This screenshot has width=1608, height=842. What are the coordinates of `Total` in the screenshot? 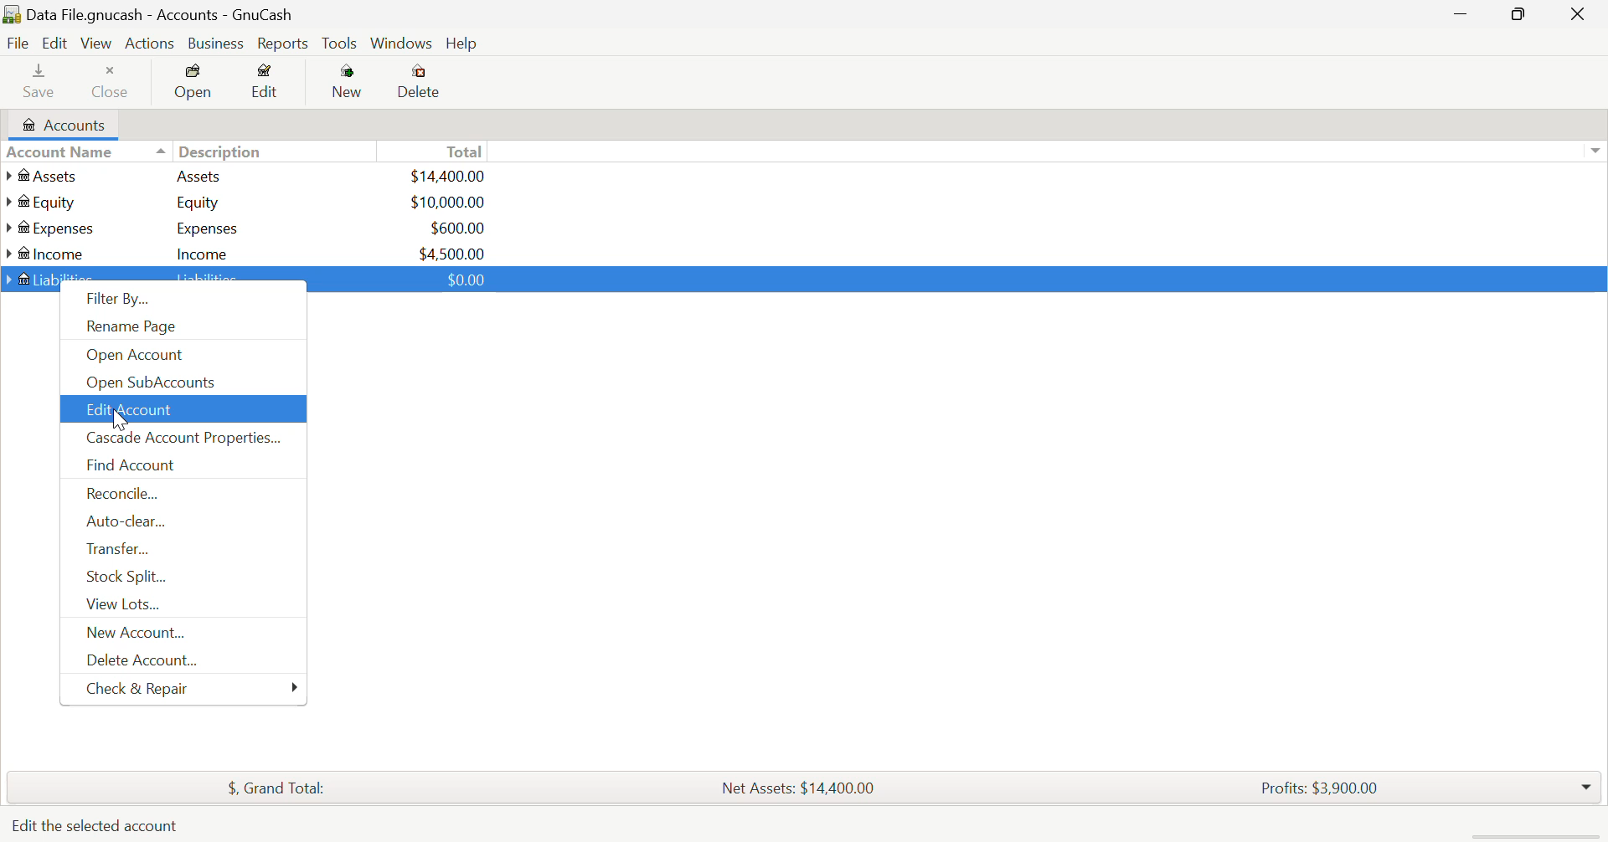 It's located at (466, 151).